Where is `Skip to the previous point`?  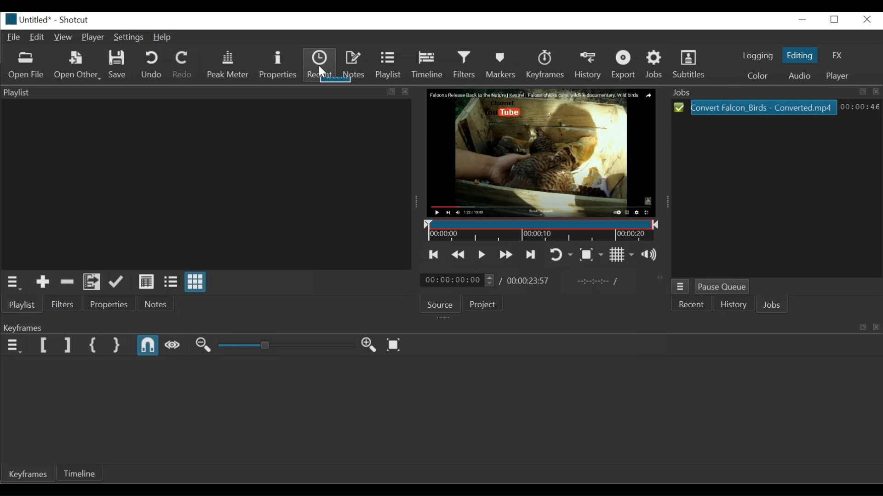 Skip to the previous point is located at coordinates (433, 255).